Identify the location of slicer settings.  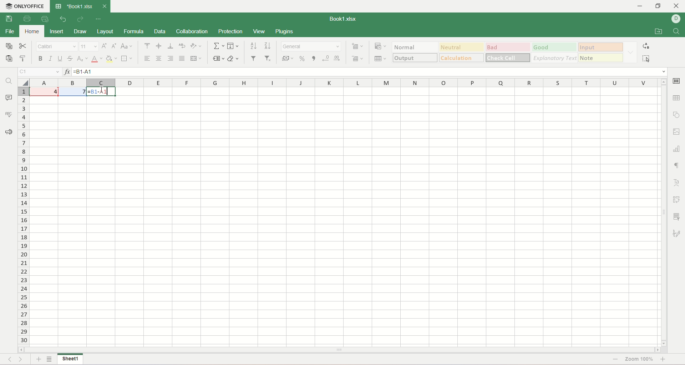
(678, 216).